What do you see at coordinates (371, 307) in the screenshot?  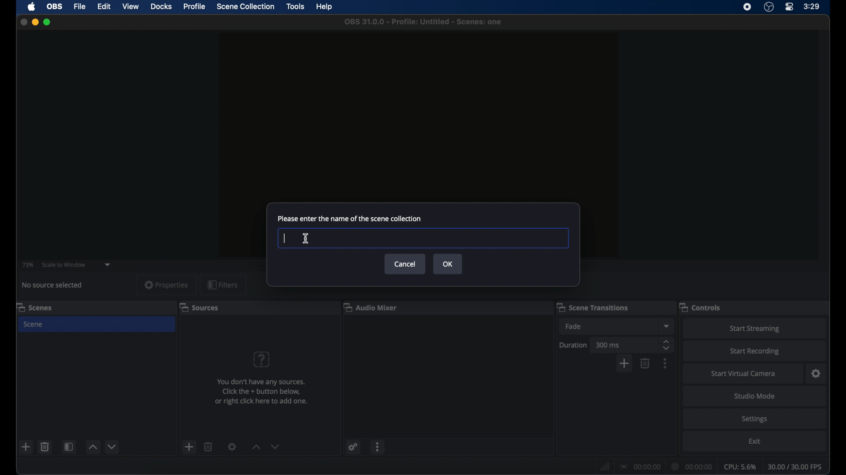 I see `audio mixer` at bounding box center [371, 307].